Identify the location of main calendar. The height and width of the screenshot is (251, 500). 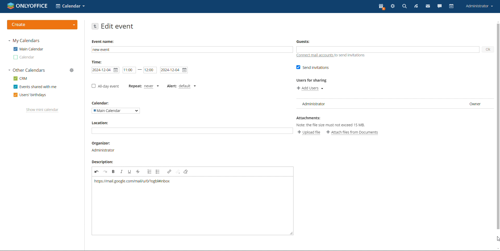
(28, 49).